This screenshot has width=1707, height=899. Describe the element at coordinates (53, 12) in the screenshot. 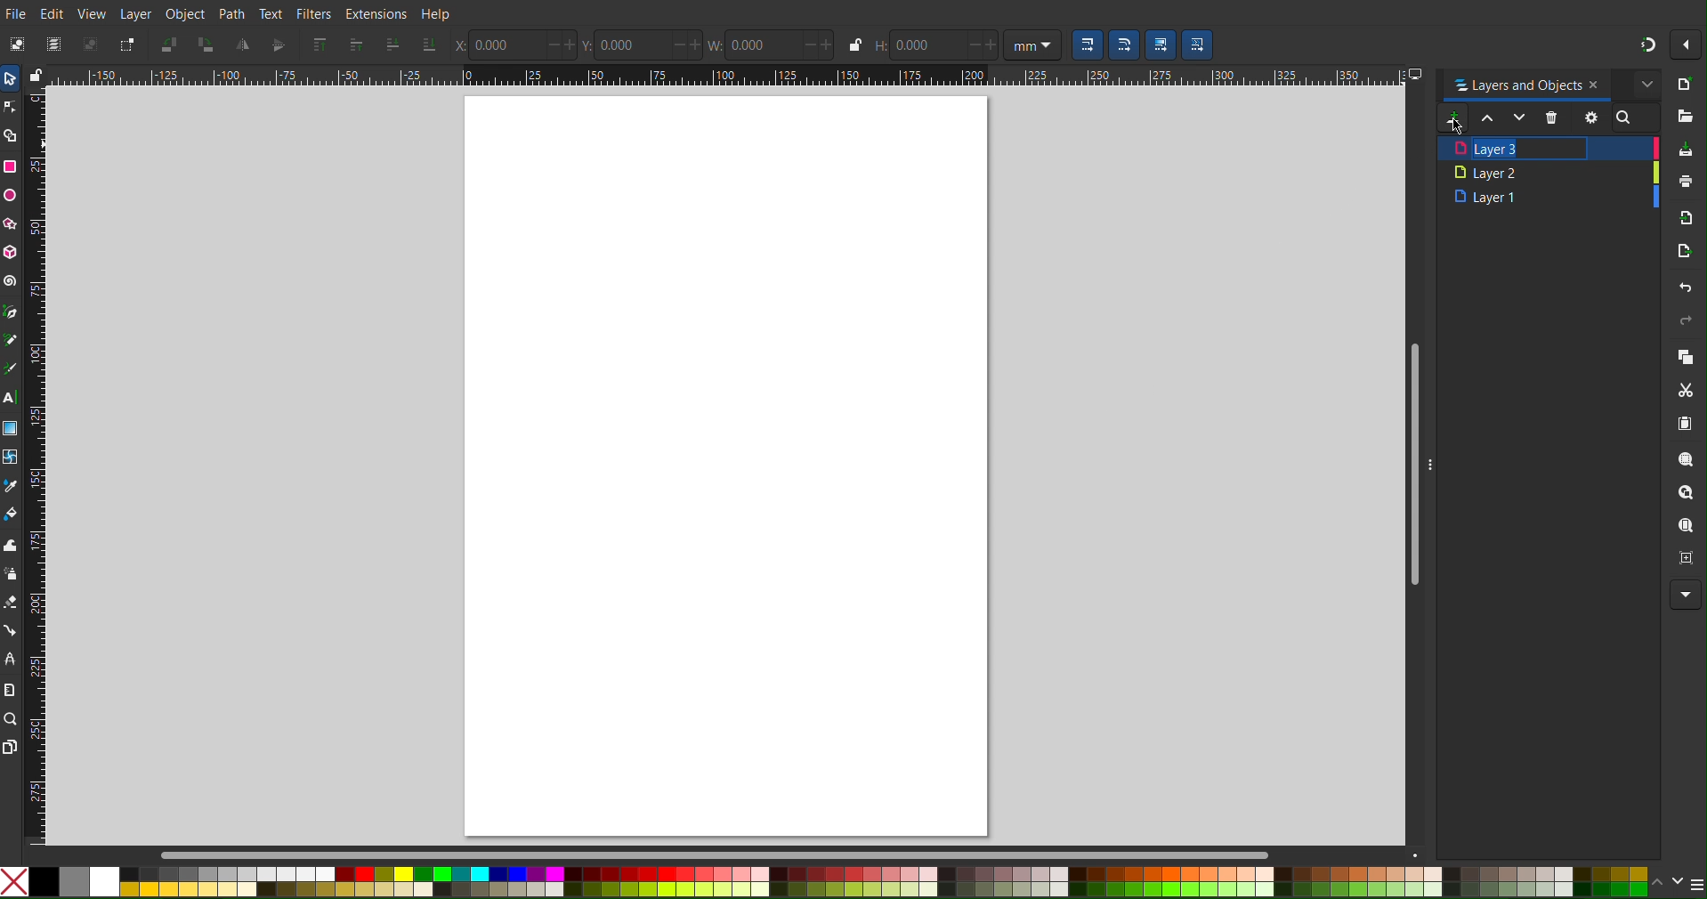

I see `Edit` at that location.